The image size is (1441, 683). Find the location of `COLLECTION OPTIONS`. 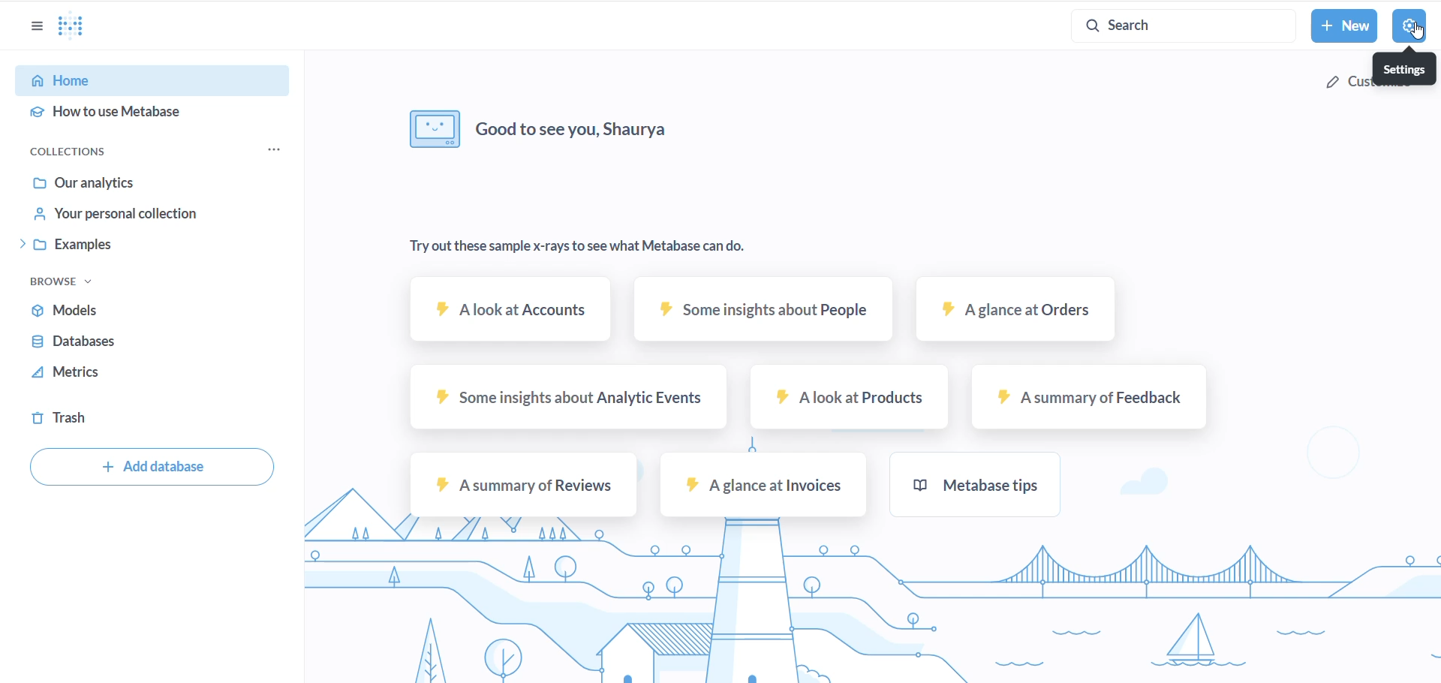

COLLECTION OPTIONS is located at coordinates (269, 149).